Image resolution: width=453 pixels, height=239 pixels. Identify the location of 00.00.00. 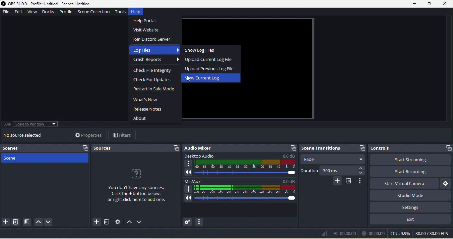
(374, 233).